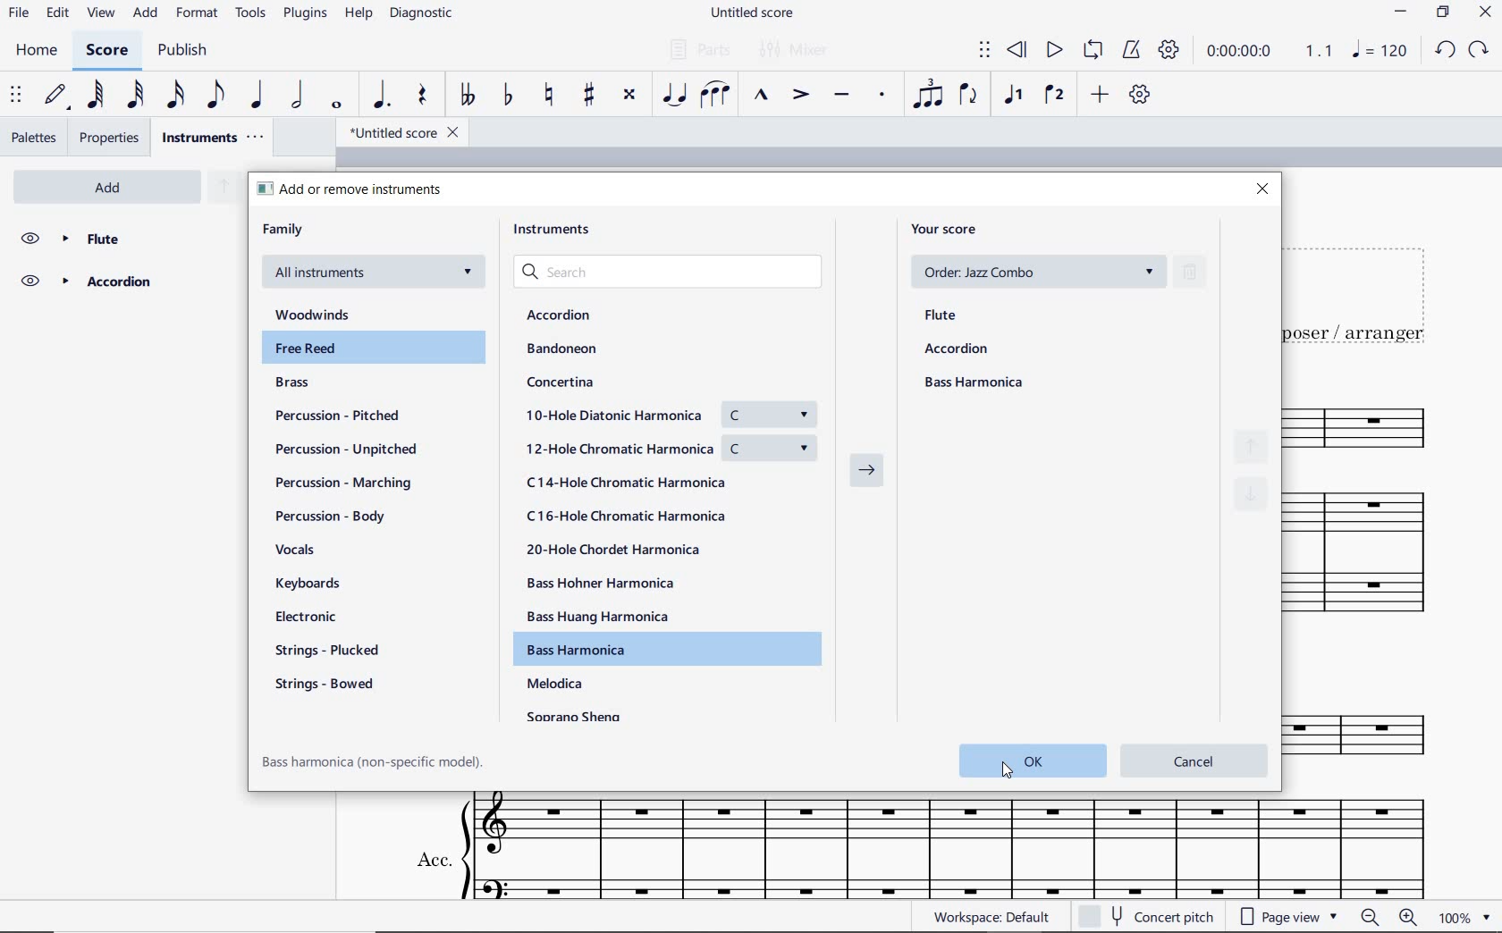 This screenshot has height=933, width=1502. What do you see at coordinates (318, 313) in the screenshot?
I see `woodwinds` at bounding box center [318, 313].